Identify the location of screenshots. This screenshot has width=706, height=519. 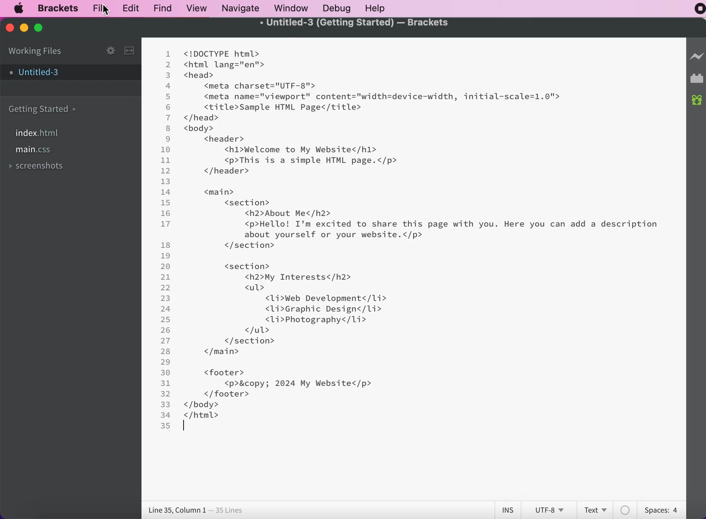
(40, 165).